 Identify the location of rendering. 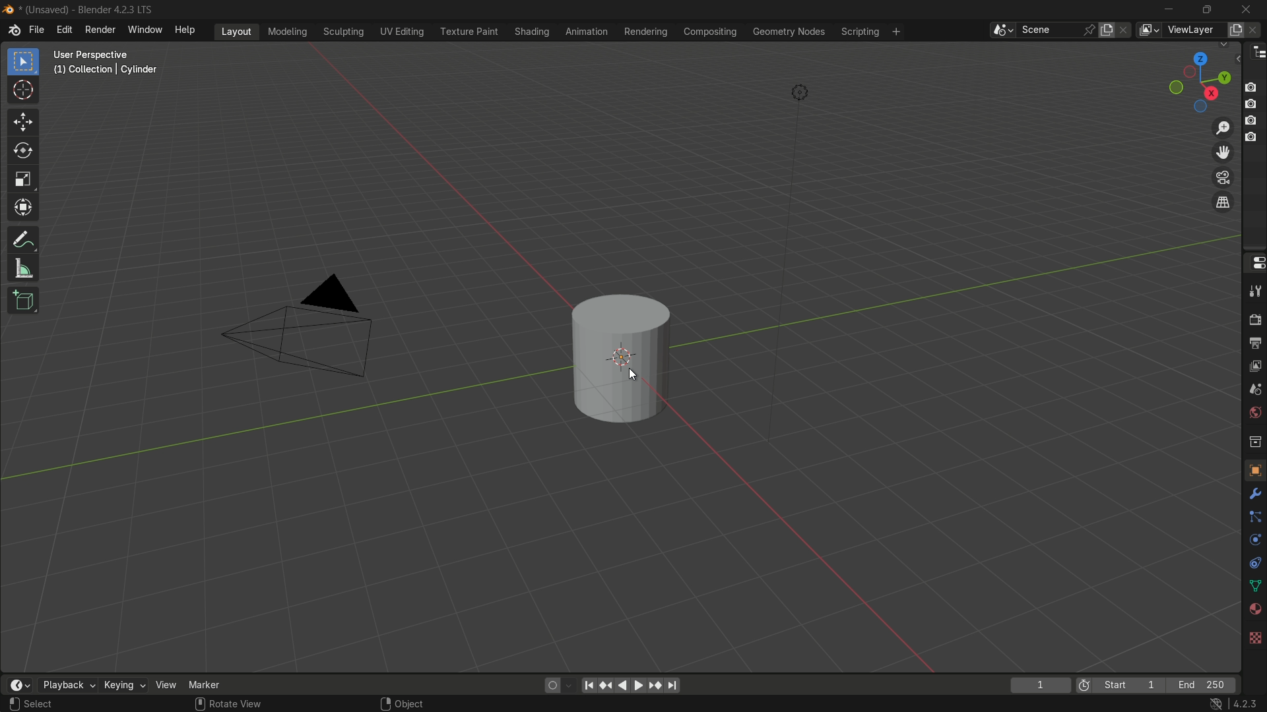
(645, 32).